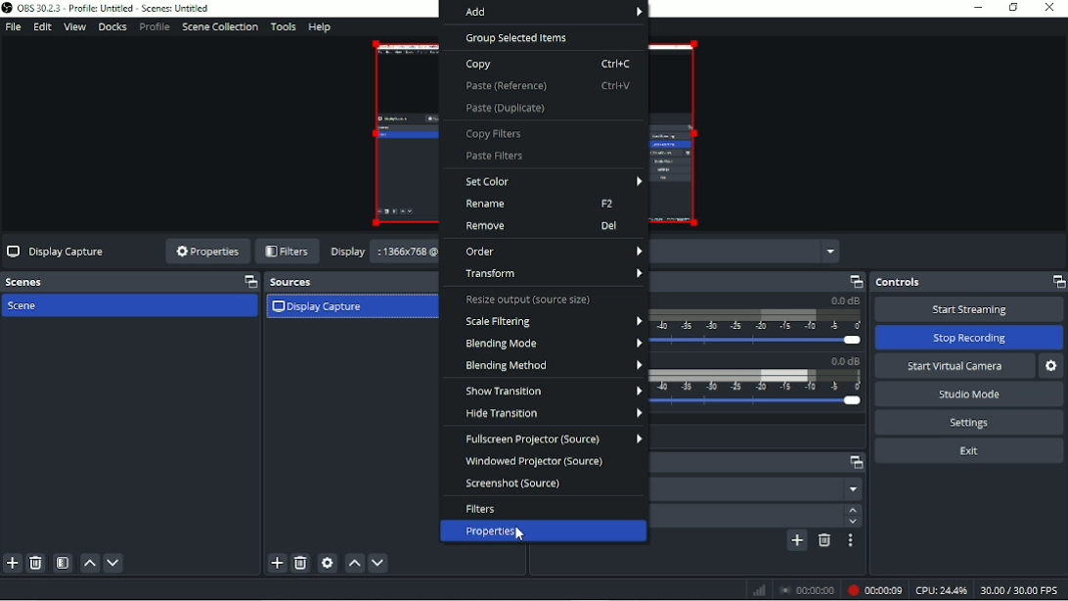 The width and height of the screenshot is (1068, 601). I want to click on Transition properties, so click(853, 541).